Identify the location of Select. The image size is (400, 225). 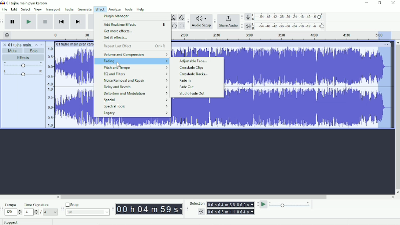
(26, 10).